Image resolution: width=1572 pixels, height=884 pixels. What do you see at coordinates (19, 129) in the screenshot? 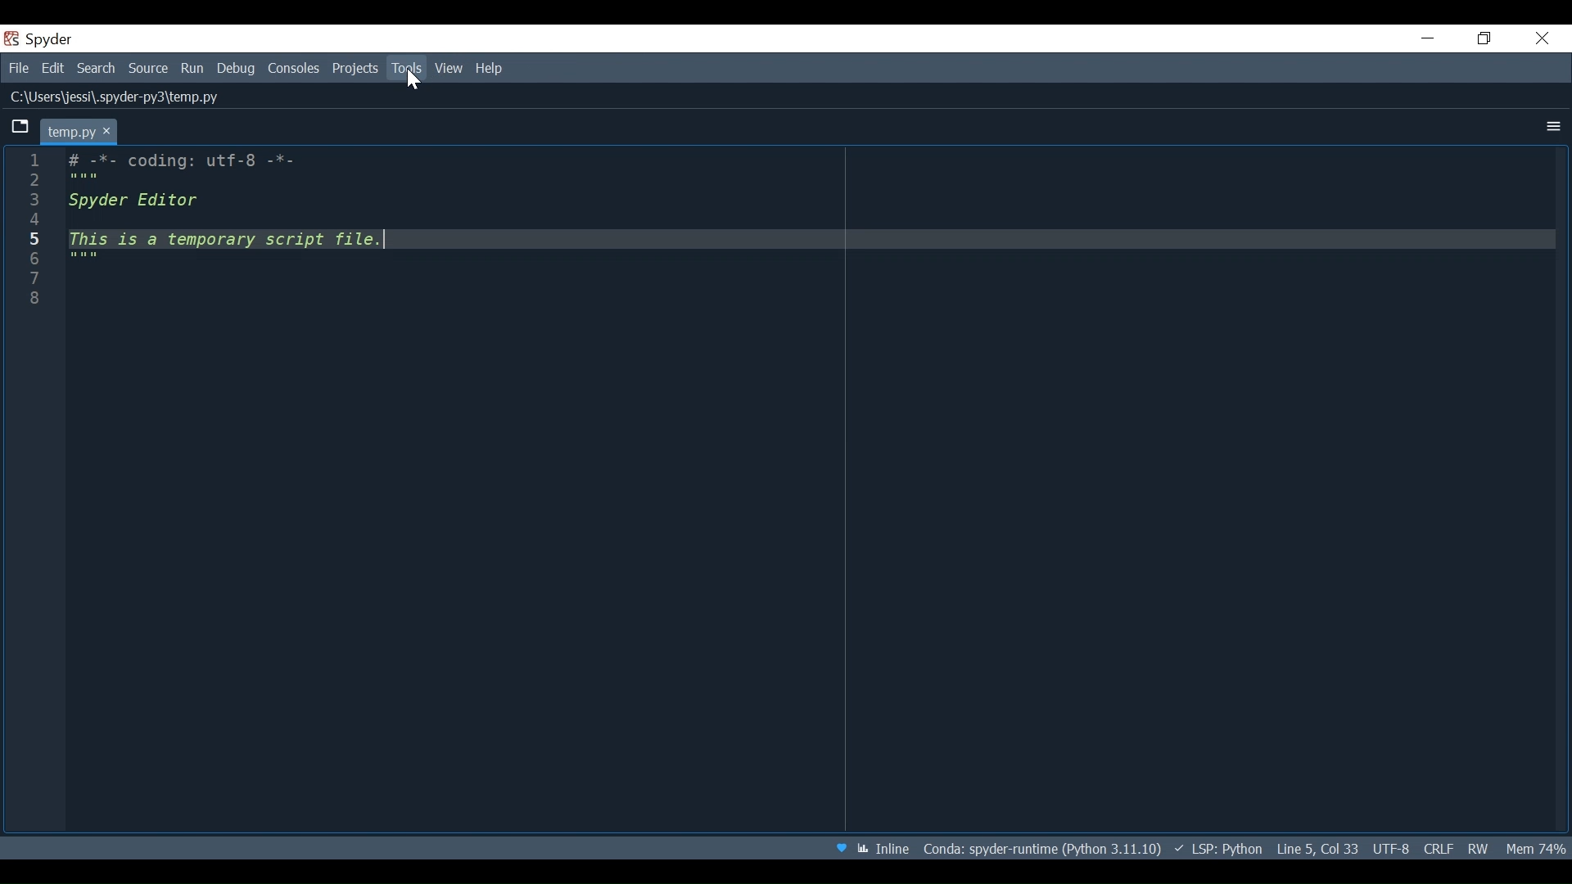
I see `Browse Tab` at bounding box center [19, 129].